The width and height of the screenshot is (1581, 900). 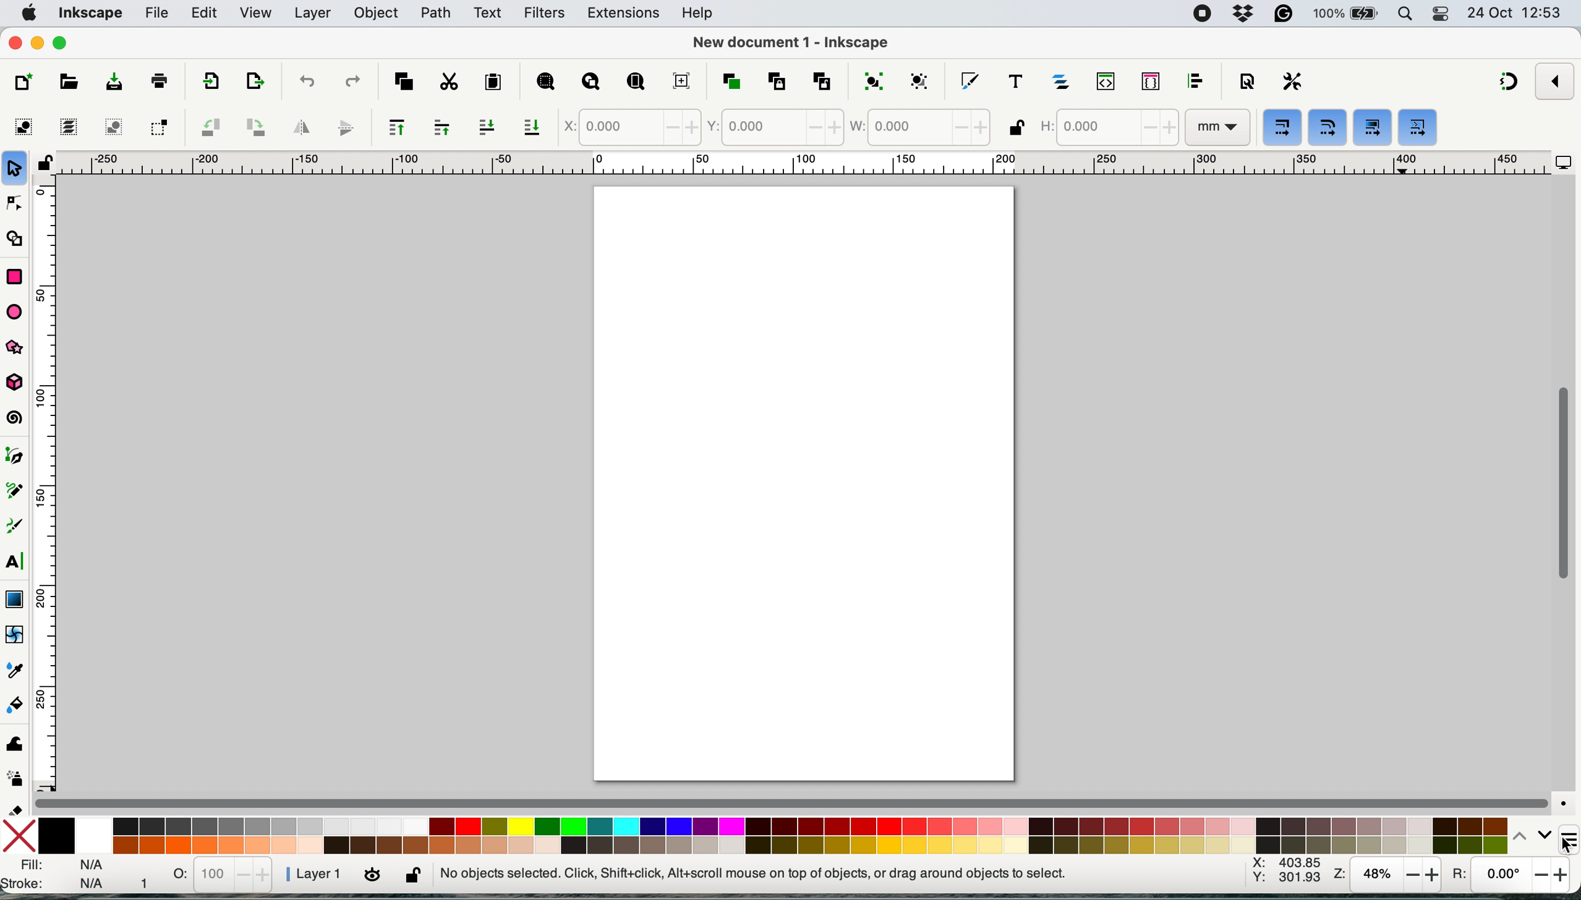 What do you see at coordinates (1149, 82) in the screenshot?
I see `selectors and css` at bounding box center [1149, 82].